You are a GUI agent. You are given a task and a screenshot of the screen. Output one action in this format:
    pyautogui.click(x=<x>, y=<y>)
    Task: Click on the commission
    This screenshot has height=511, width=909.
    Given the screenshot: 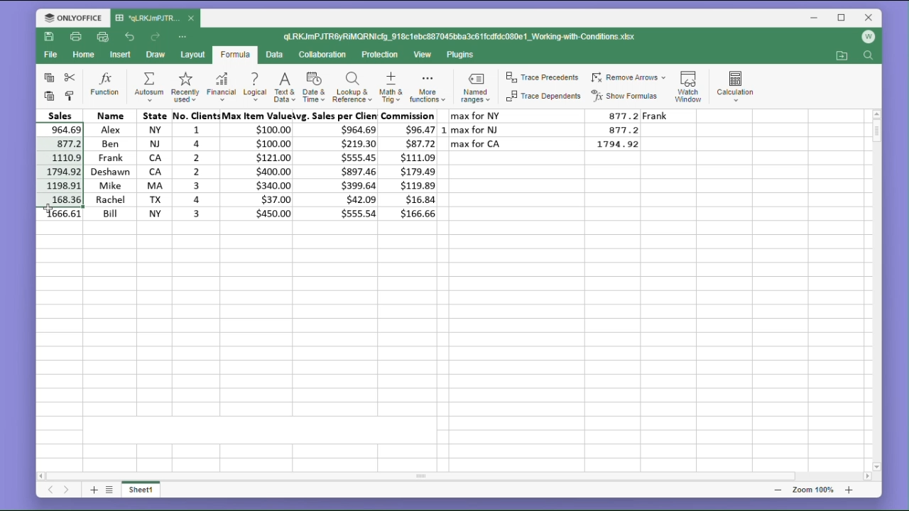 What is the action you would take?
    pyautogui.click(x=412, y=165)
    